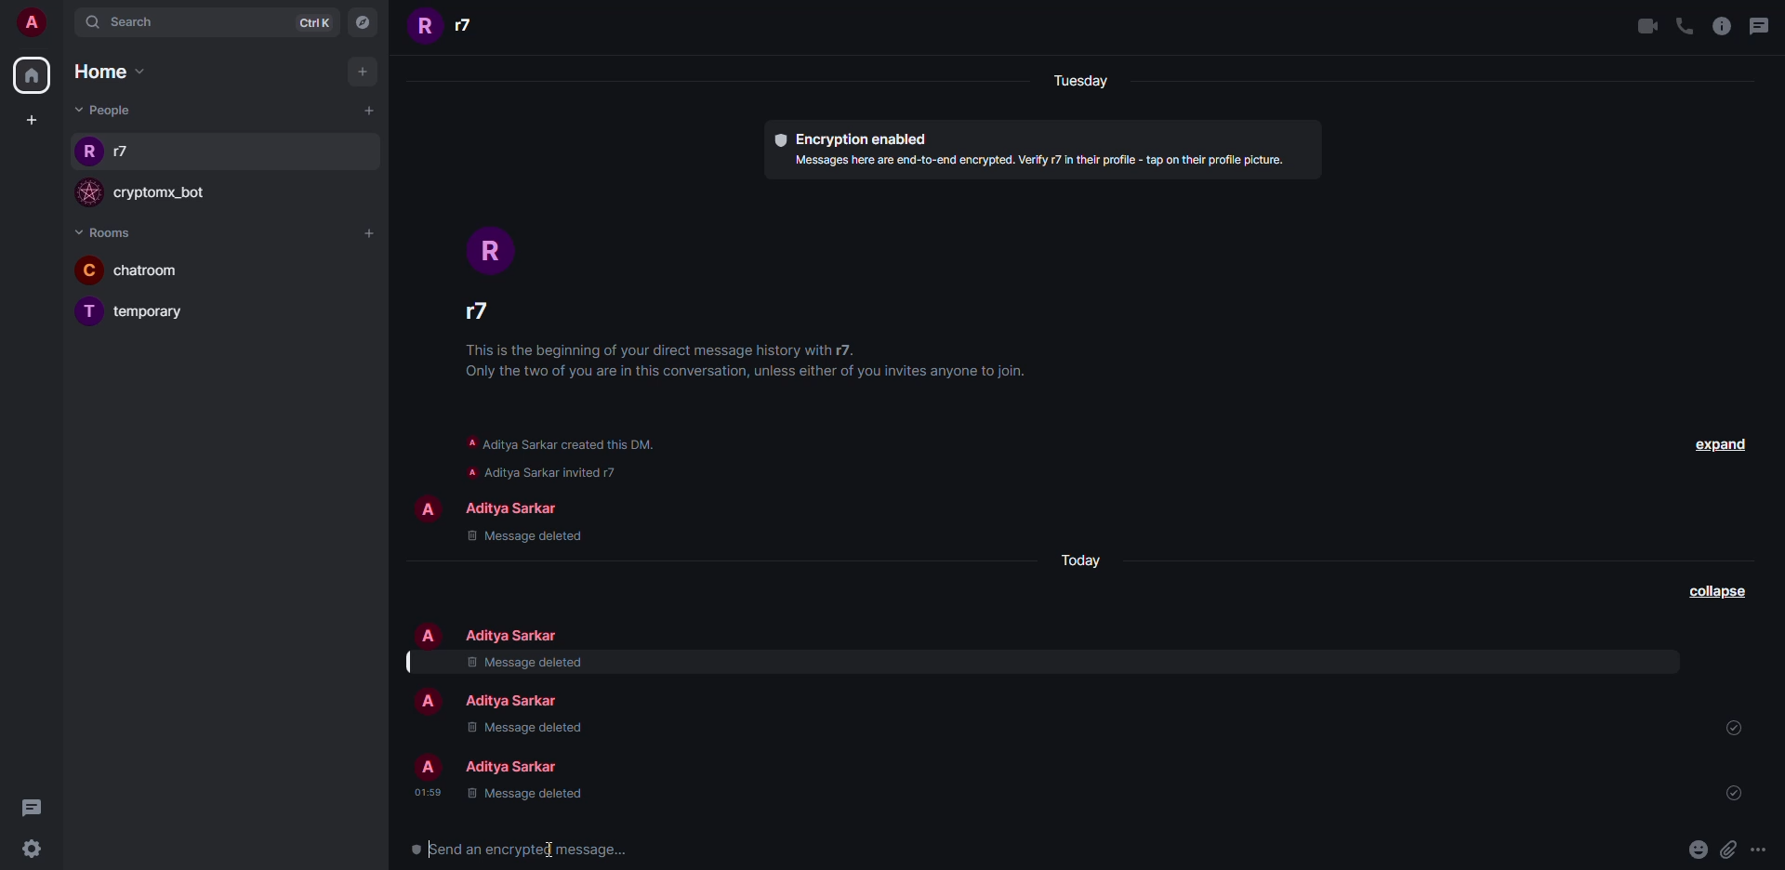 This screenshot has width=1785, height=870. What do you see at coordinates (1646, 26) in the screenshot?
I see `video call` at bounding box center [1646, 26].